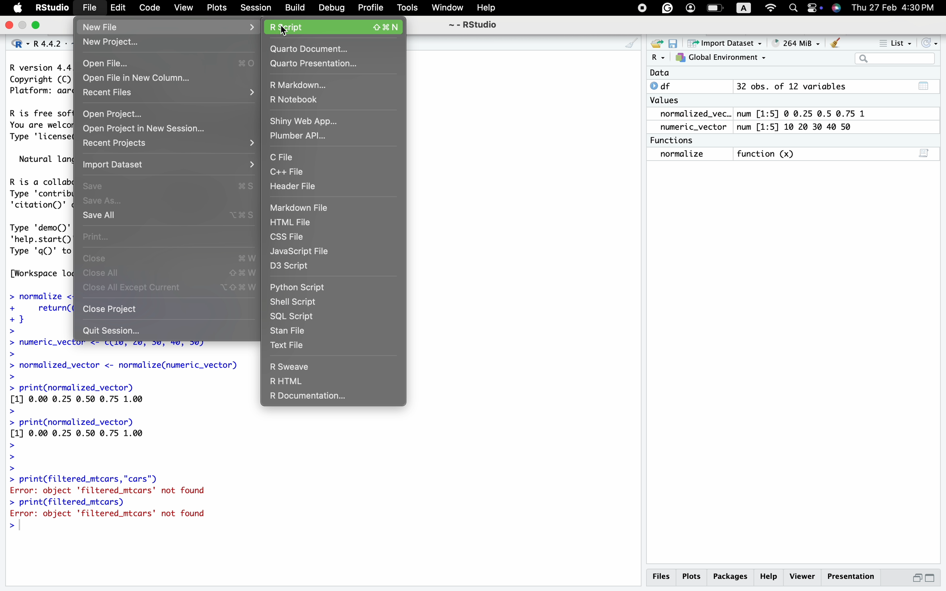  I want to click on Quarto document, so click(332, 48).